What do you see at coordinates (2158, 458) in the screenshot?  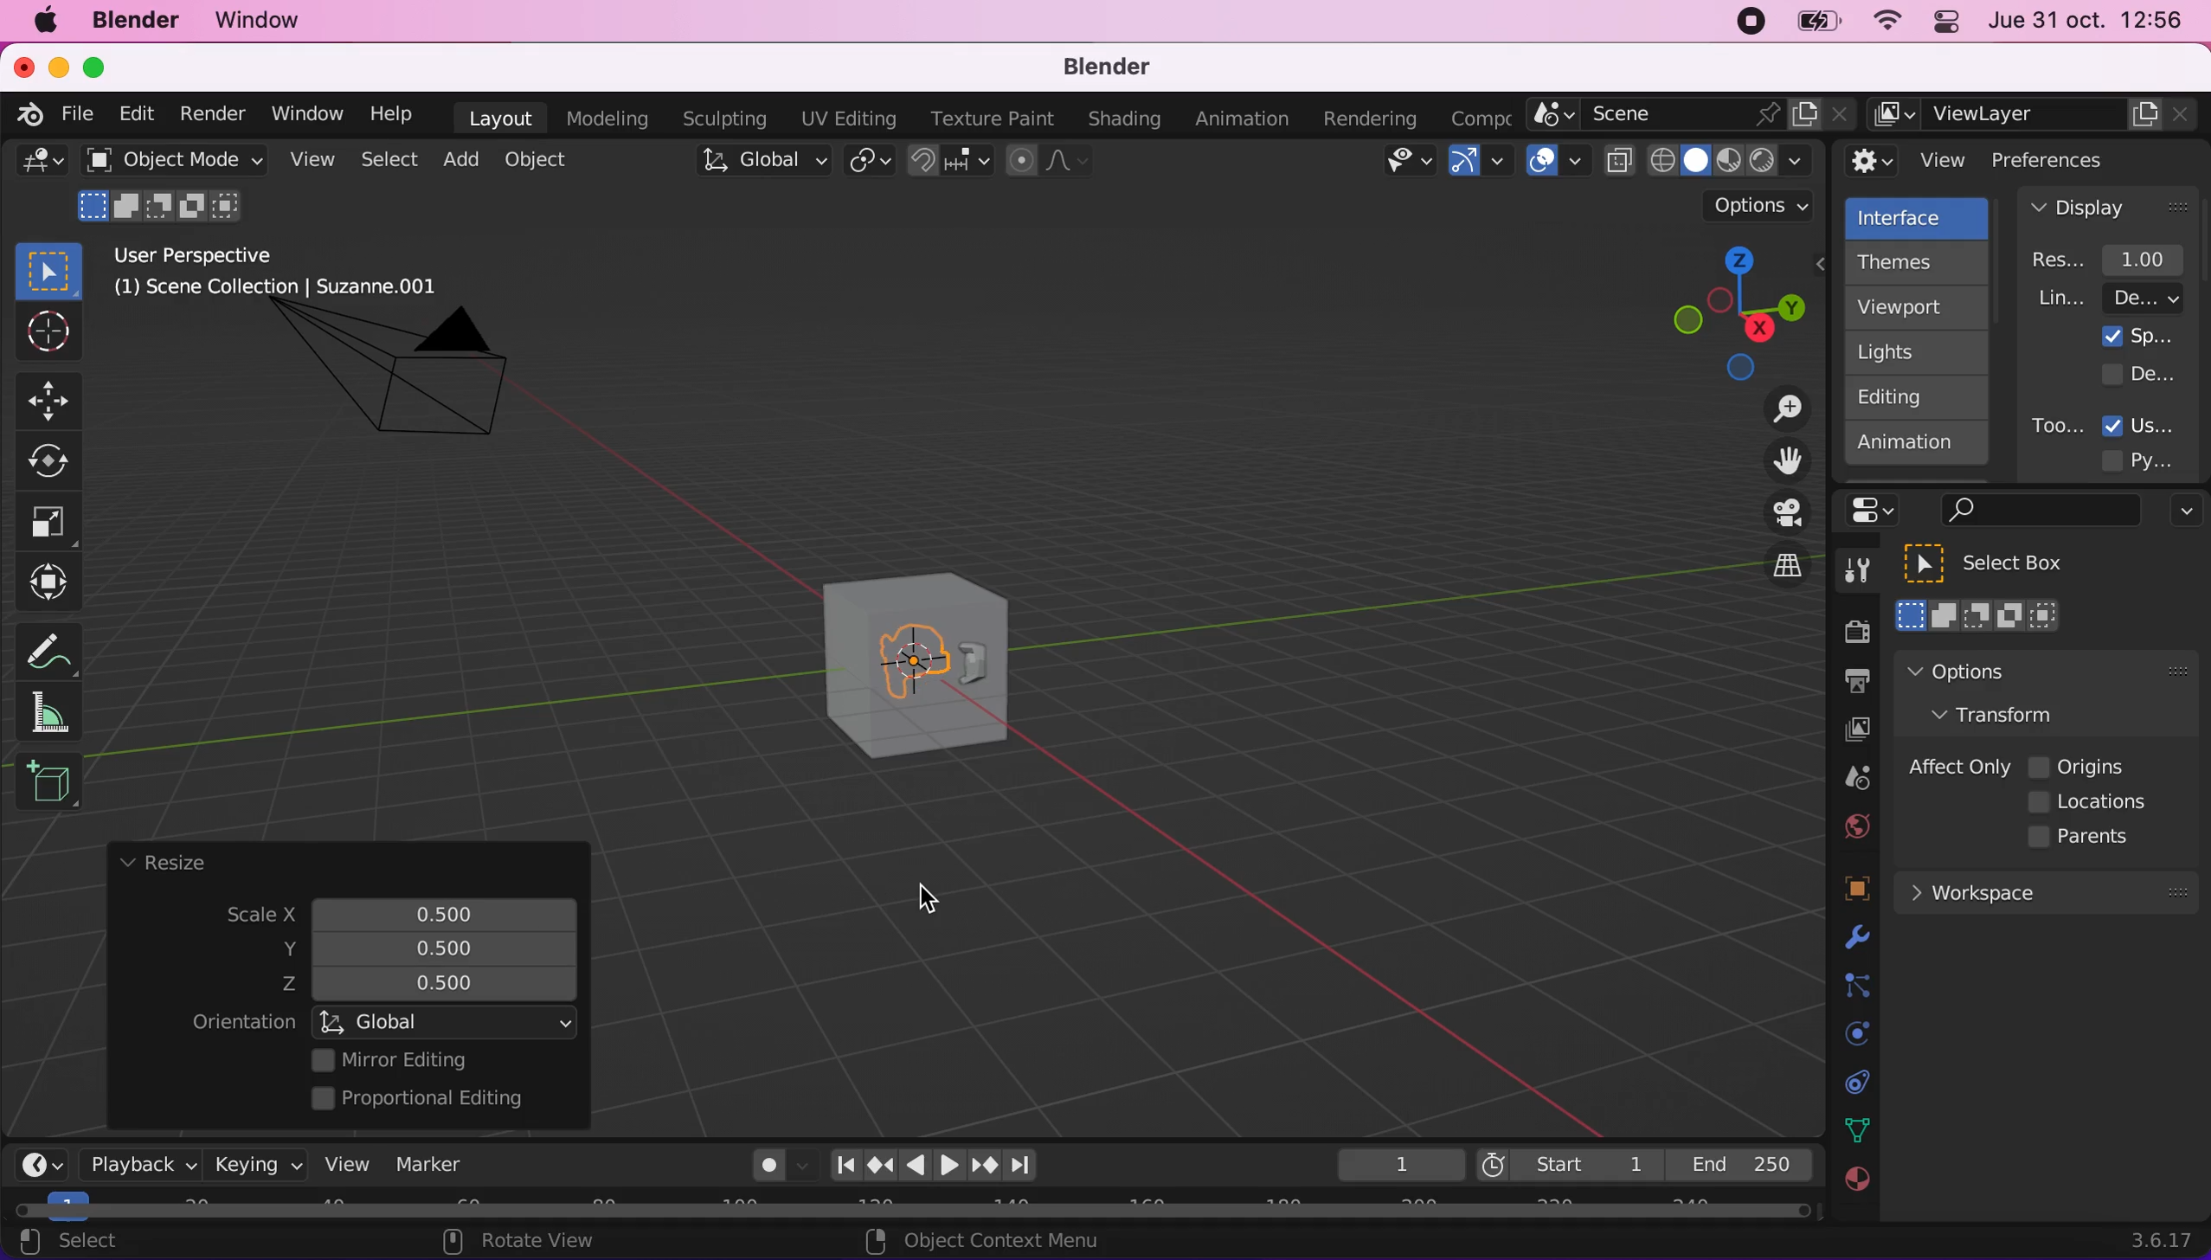 I see `python tooltips` at bounding box center [2158, 458].